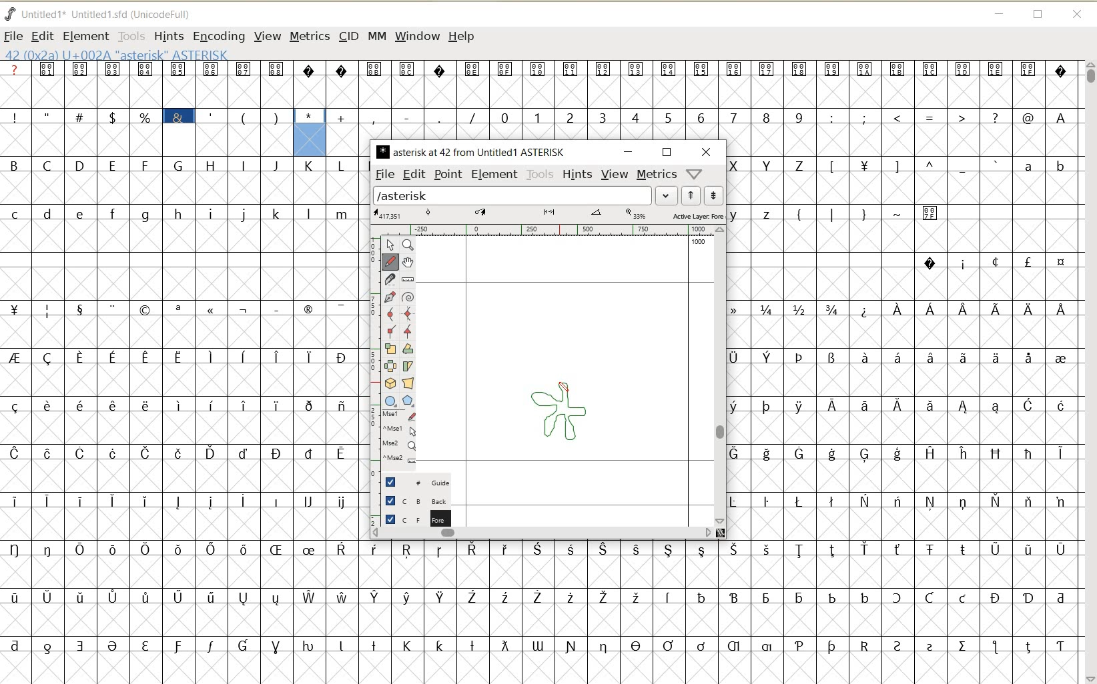 This screenshot has height=684, width=1097. Describe the element at coordinates (376, 37) in the screenshot. I see `MM` at that location.